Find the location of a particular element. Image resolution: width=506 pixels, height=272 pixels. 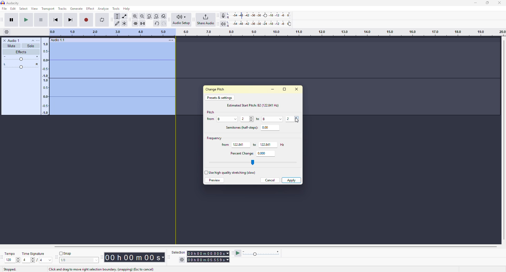

play is located at coordinates (26, 20).